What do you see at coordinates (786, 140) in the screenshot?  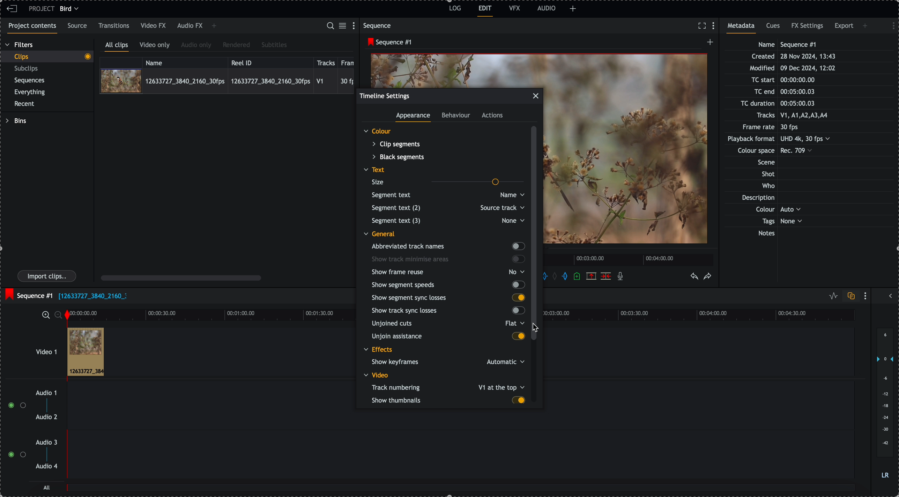 I see `metadata` at bounding box center [786, 140].